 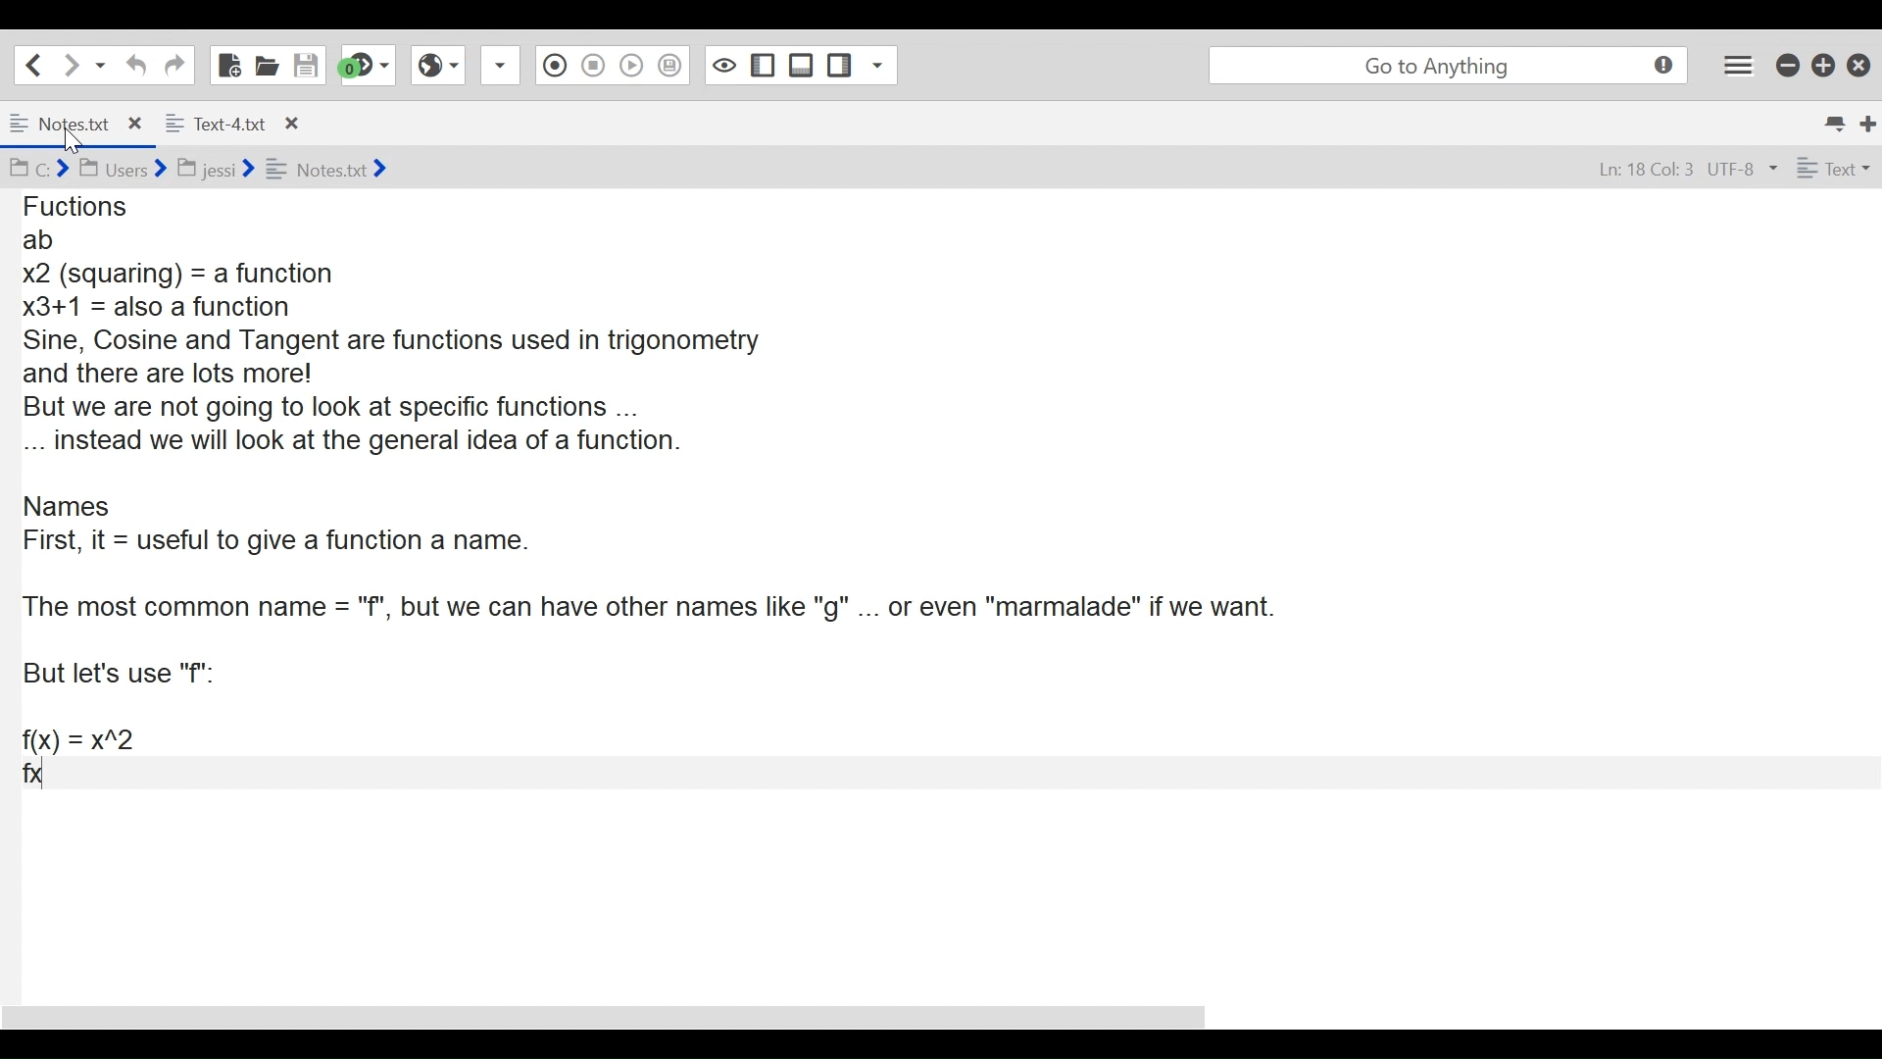 I want to click on Application menu, so click(x=1740, y=65).